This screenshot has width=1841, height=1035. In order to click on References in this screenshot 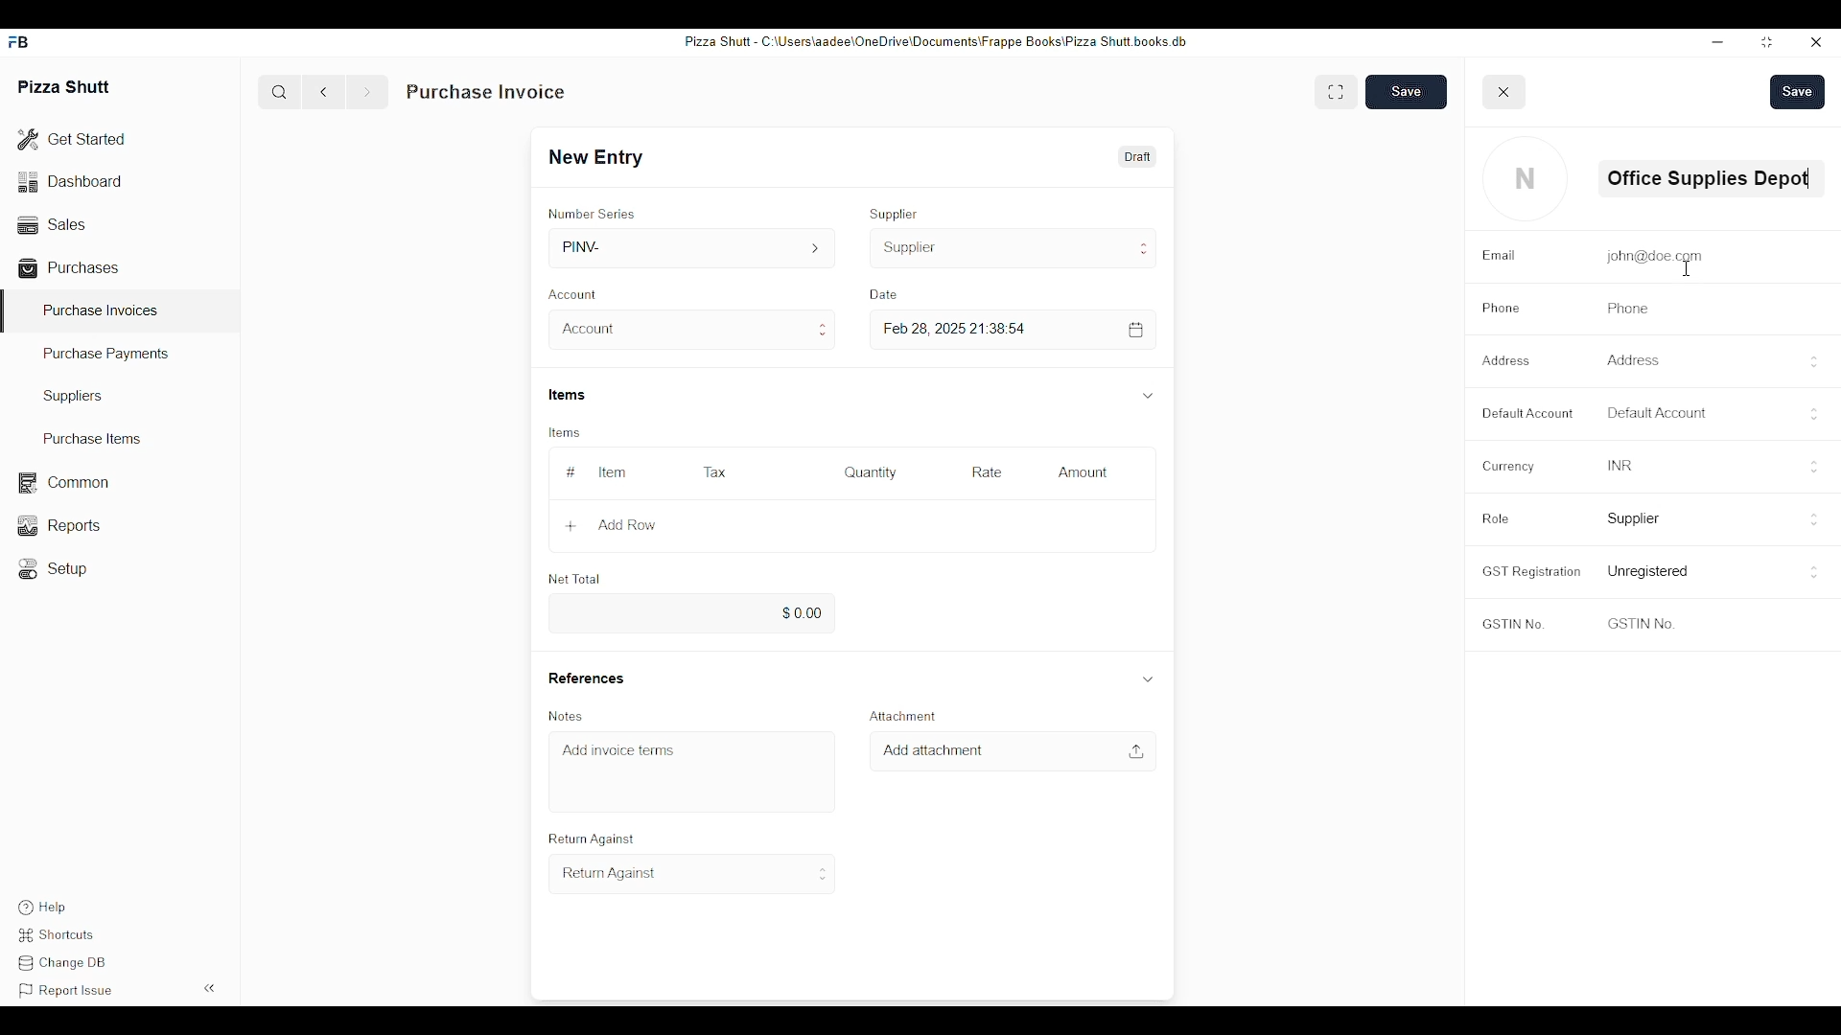, I will do `click(585, 678)`.